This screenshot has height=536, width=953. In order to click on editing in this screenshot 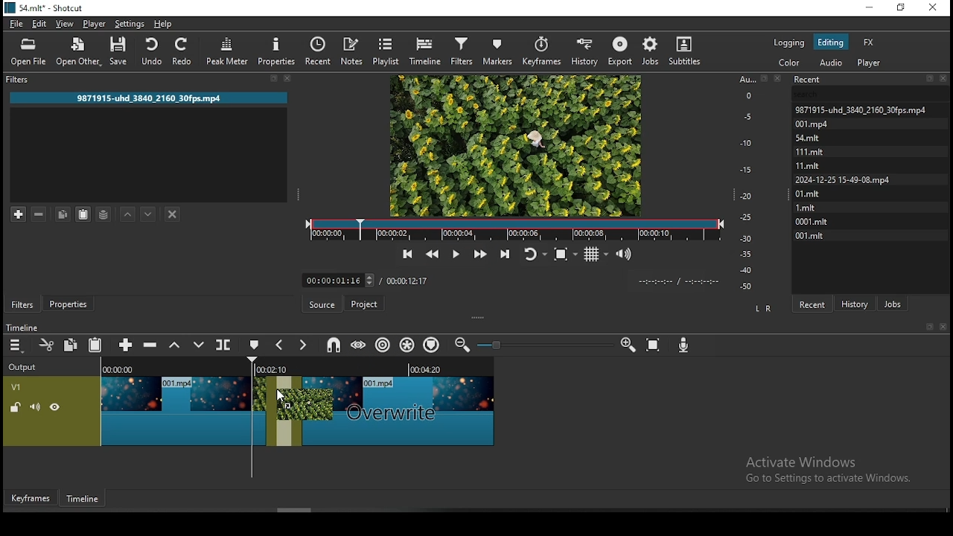, I will do `click(830, 41)`.